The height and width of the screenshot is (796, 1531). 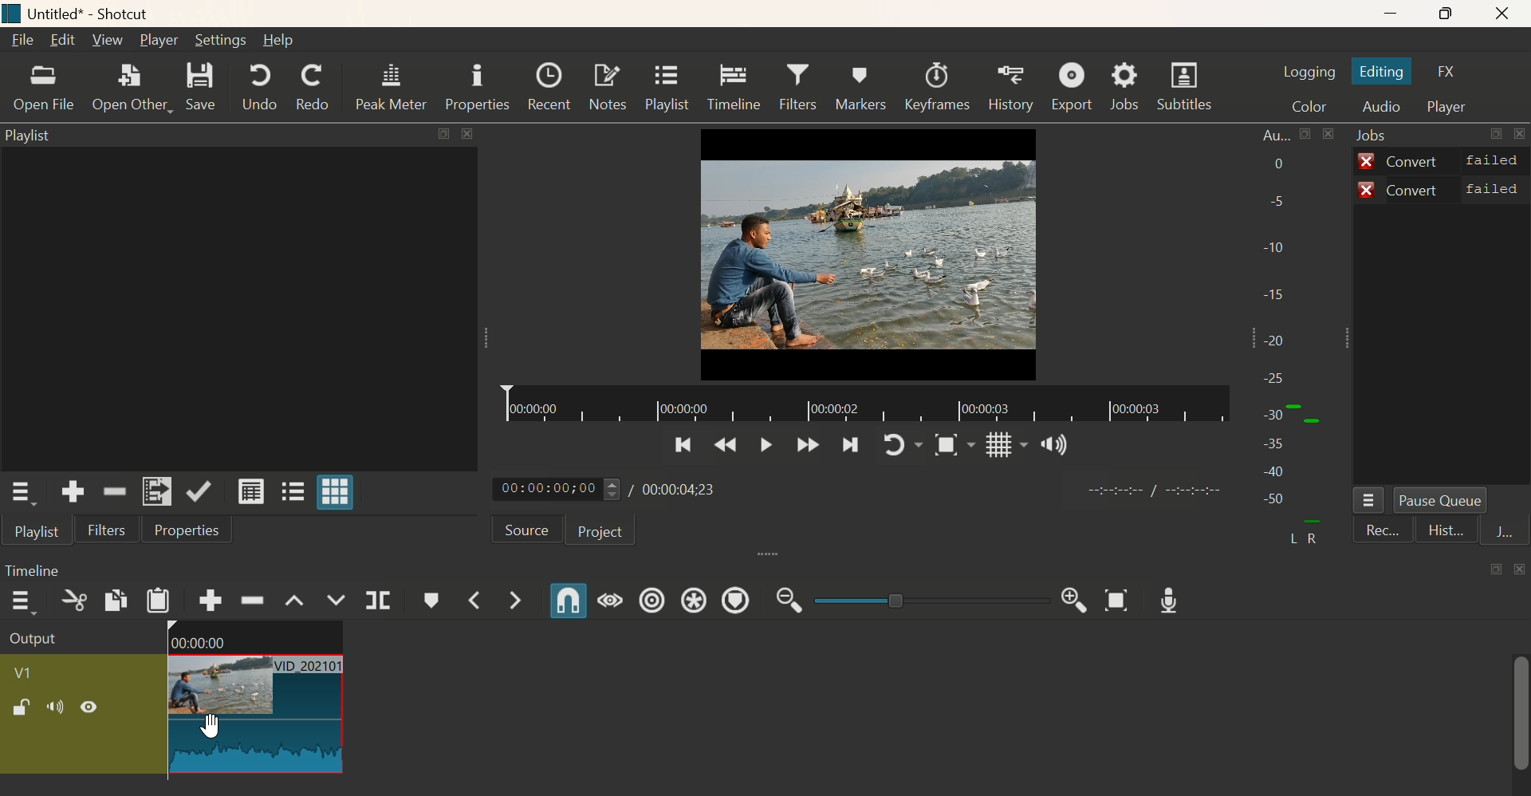 What do you see at coordinates (608, 531) in the screenshot?
I see `` at bounding box center [608, 531].